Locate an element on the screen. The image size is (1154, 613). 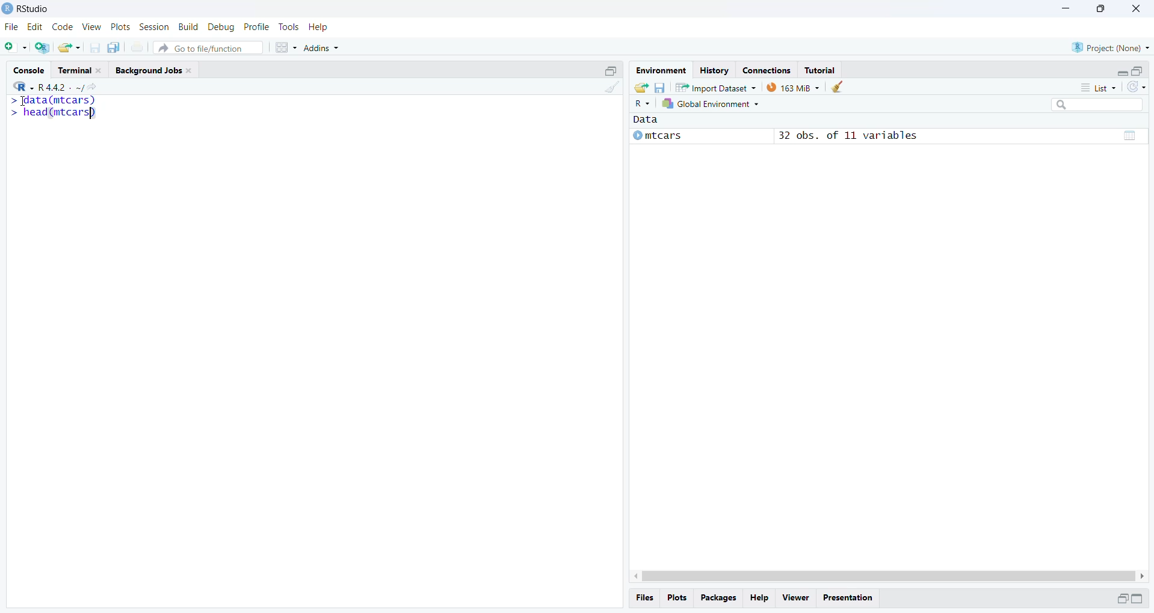
grid view is located at coordinates (1130, 136).